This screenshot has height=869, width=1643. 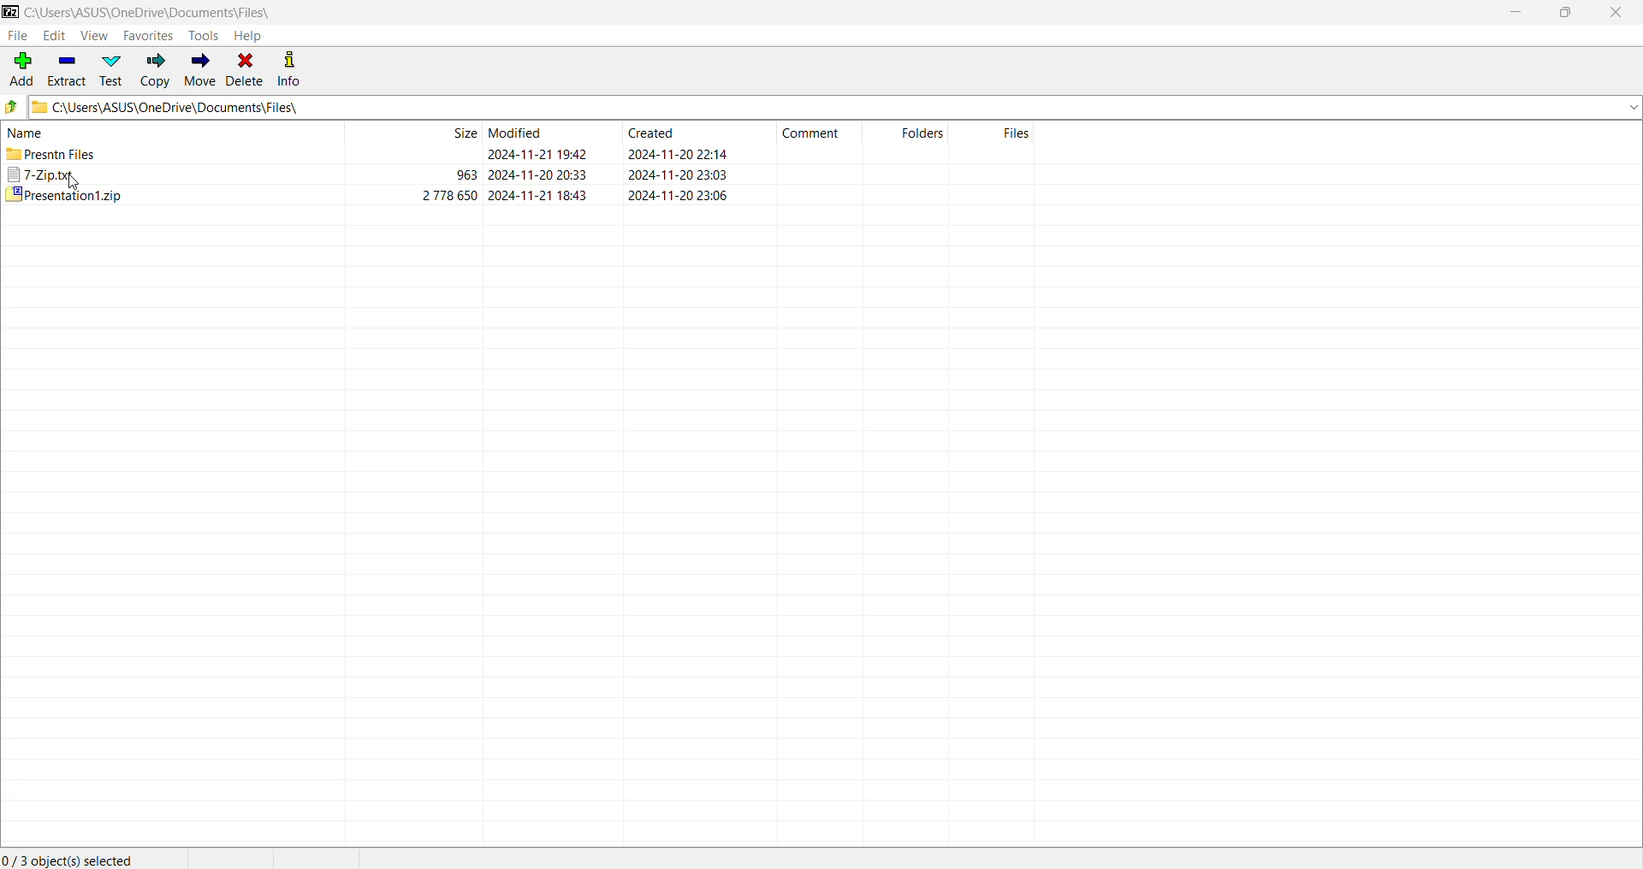 What do you see at coordinates (679, 174) in the screenshot?
I see `created date & tim` at bounding box center [679, 174].